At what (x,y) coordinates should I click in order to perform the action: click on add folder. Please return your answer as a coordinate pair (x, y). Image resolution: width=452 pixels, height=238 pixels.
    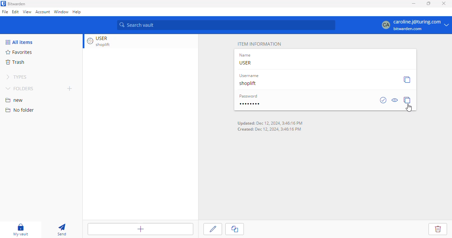
    Looking at the image, I should click on (69, 88).